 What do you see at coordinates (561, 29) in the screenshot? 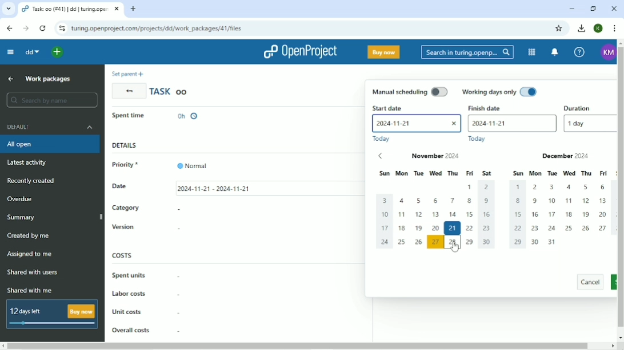
I see `Bookmark this tab` at bounding box center [561, 29].